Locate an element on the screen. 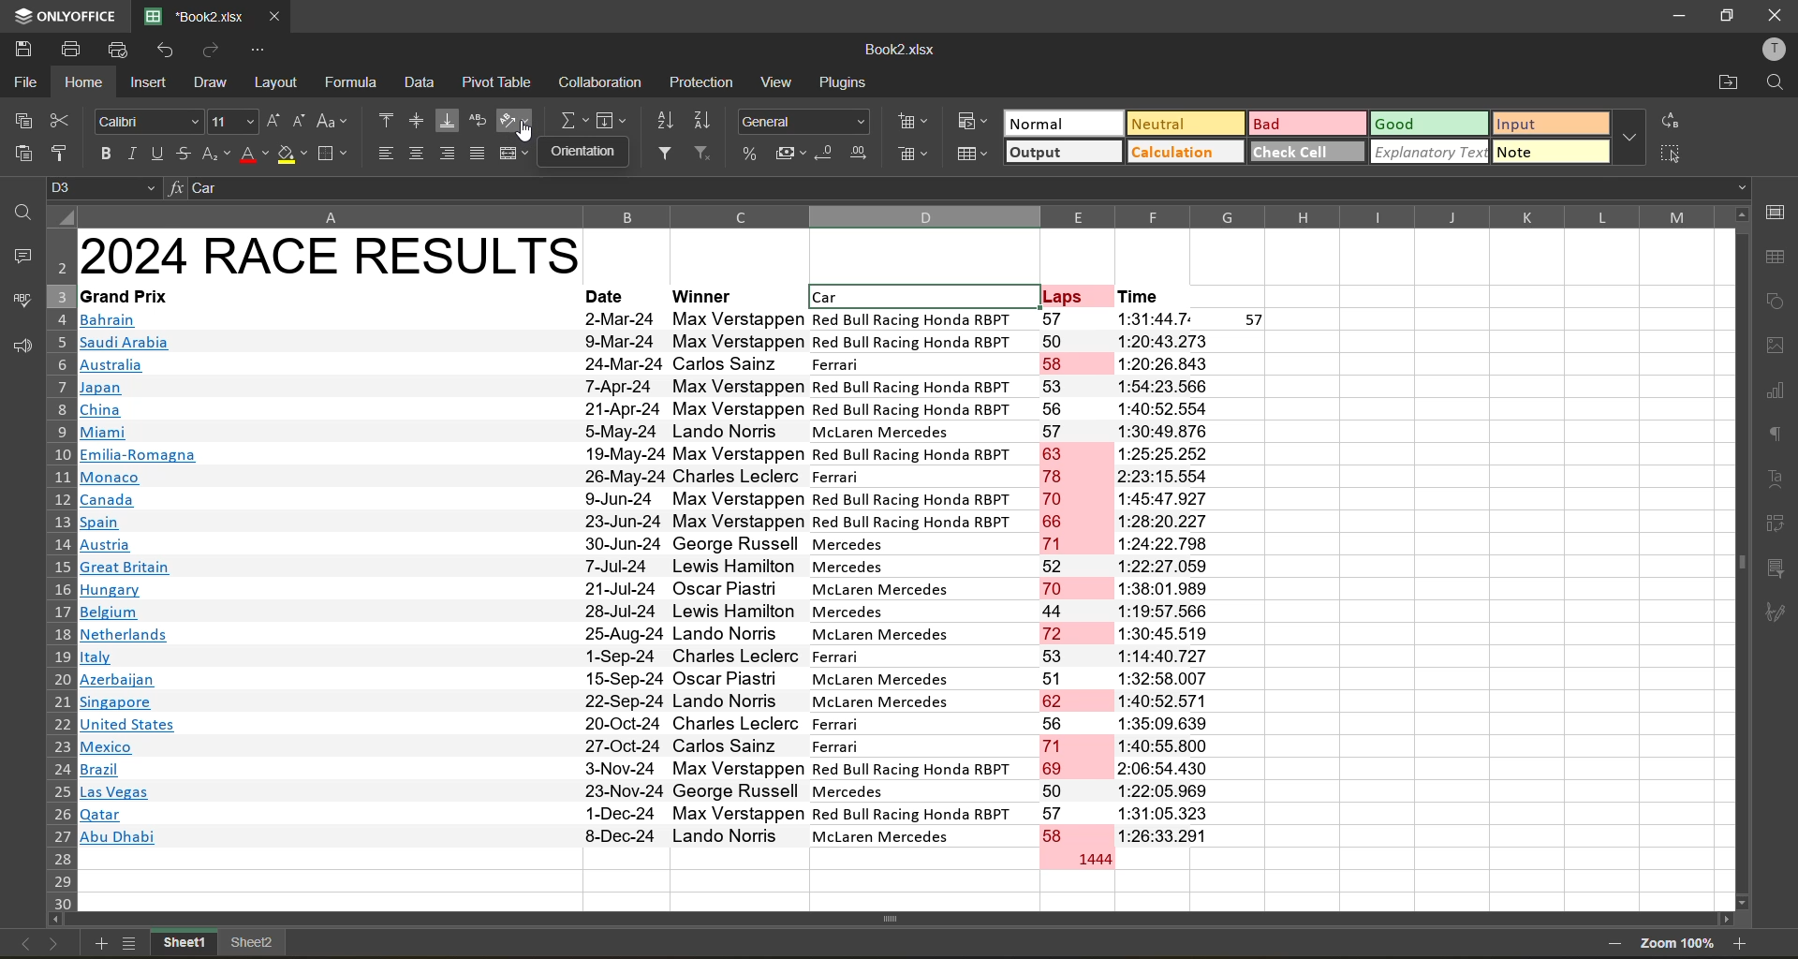 Image resolution: width=1798 pixels, height=959 pixels. copy style is located at coordinates (62, 153).